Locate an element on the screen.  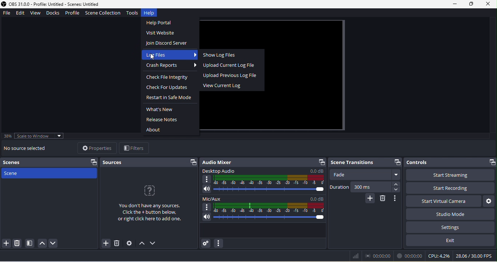
studio mode is located at coordinates (450, 214).